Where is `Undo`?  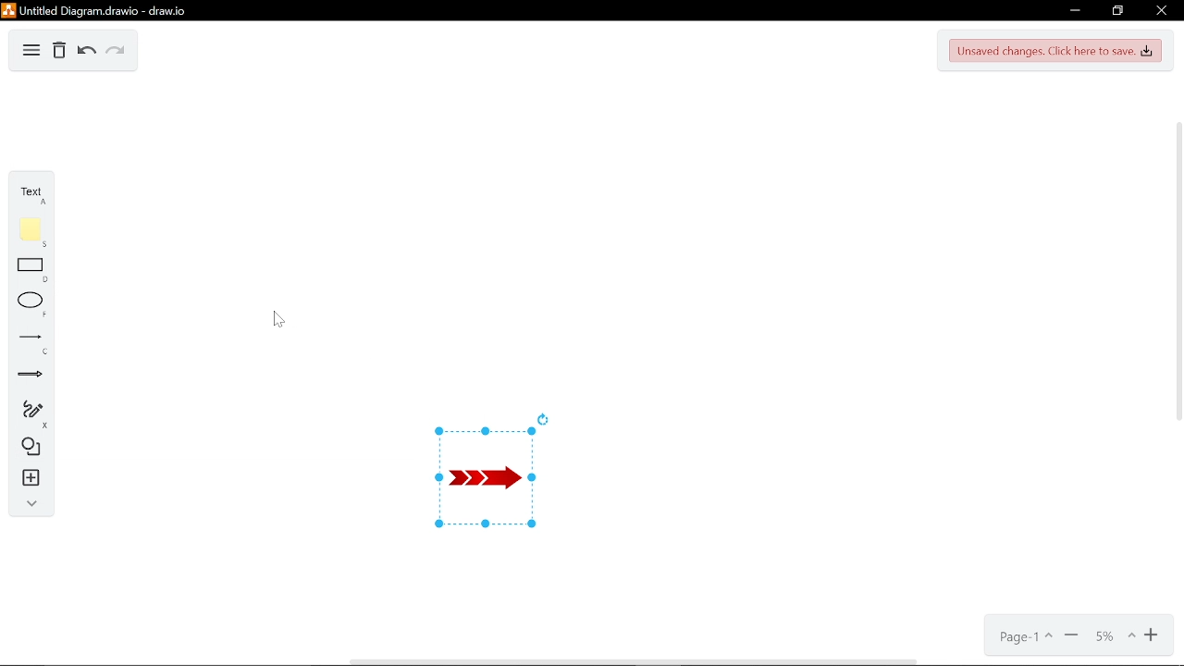 Undo is located at coordinates (85, 52).